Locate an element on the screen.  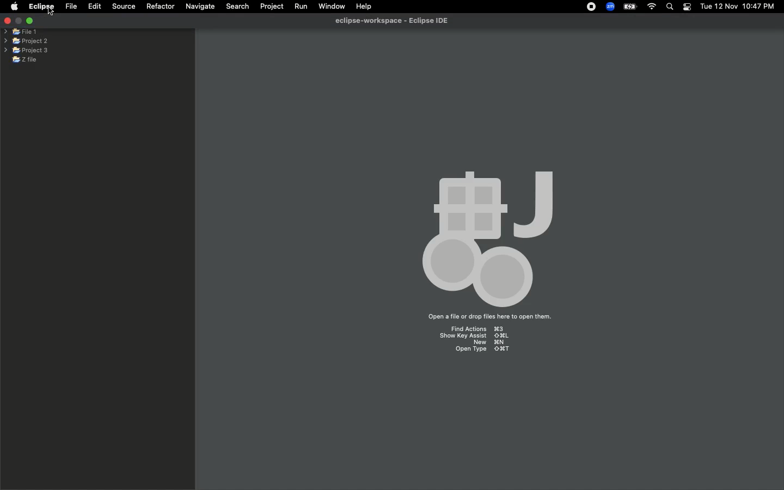
Window is located at coordinates (330, 6).